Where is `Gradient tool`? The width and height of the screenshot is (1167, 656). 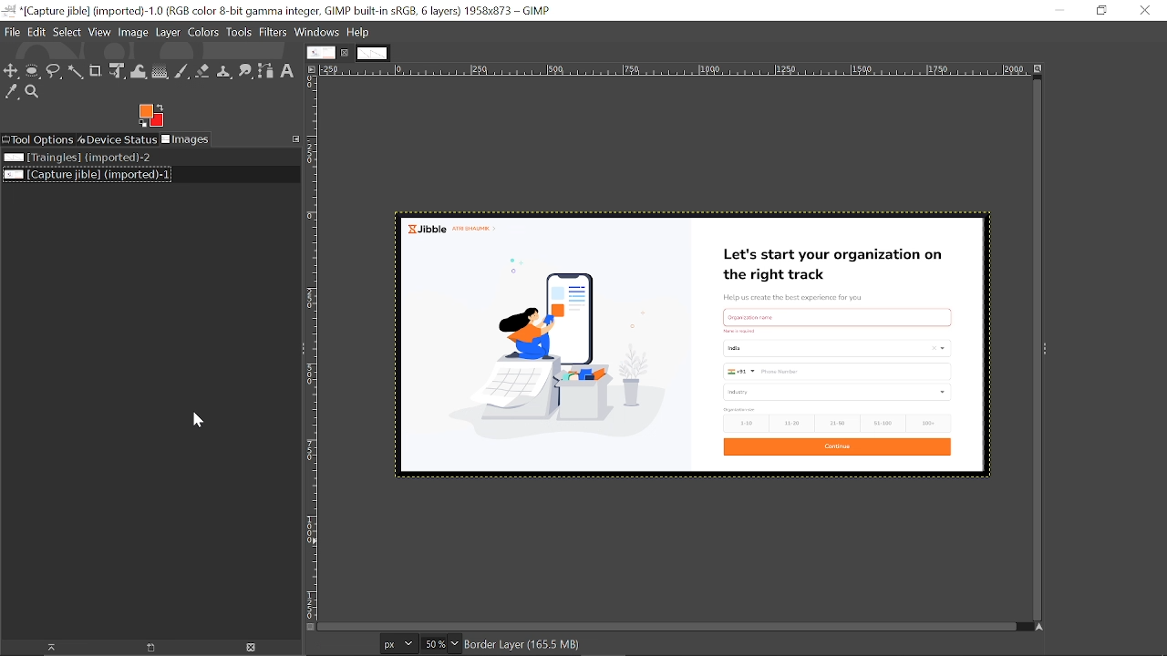 Gradient tool is located at coordinates (160, 71).